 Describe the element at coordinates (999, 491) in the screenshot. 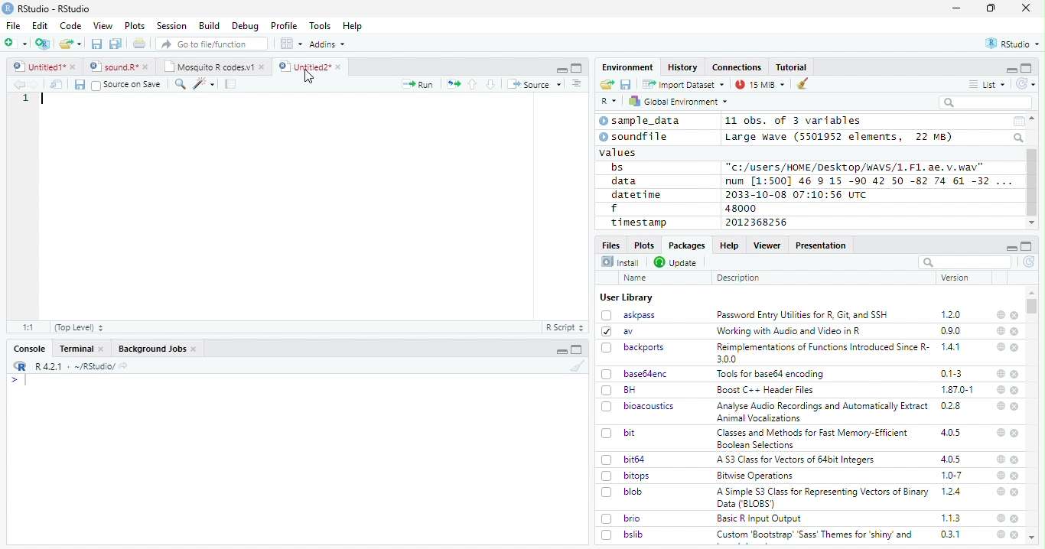

I see `help` at that location.